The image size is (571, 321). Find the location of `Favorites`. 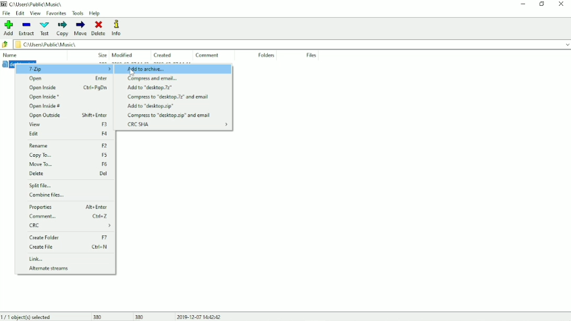

Favorites is located at coordinates (56, 13).